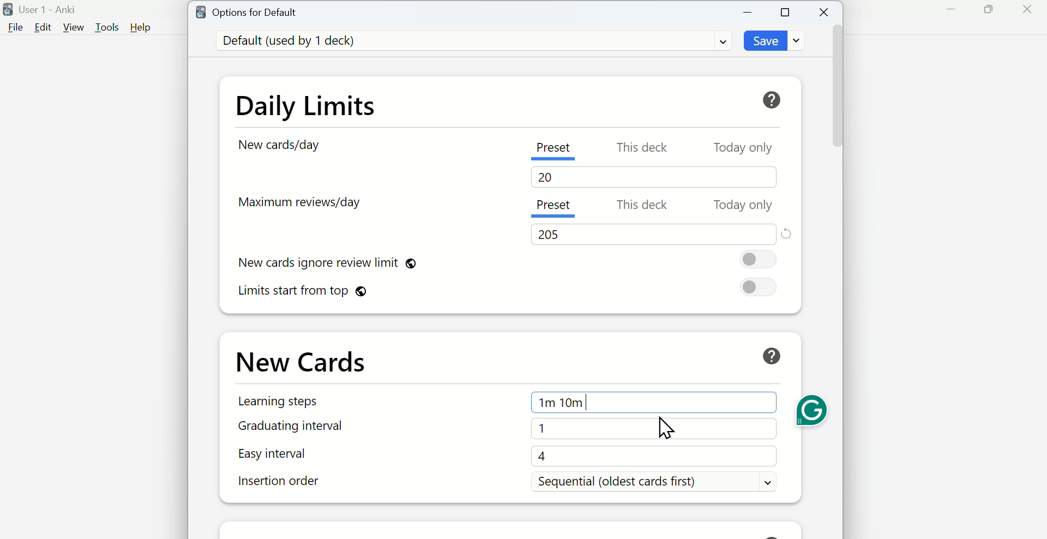 The width and height of the screenshot is (1047, 539). Describe the element at coordinates (650, 428) in the screenshot. I see `1` at that location.